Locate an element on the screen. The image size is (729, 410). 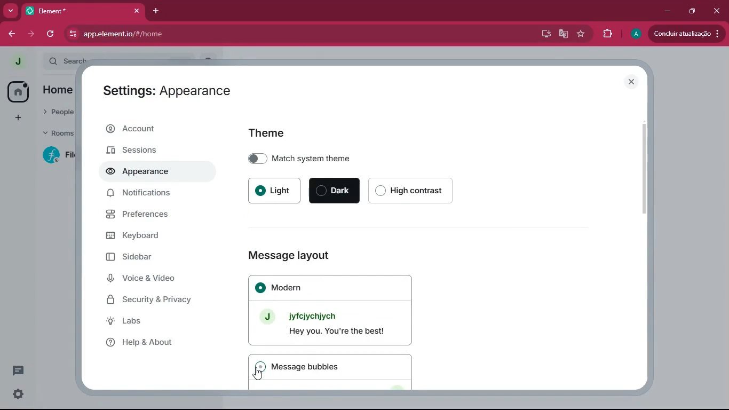
light is located at coordinates (274, 188).